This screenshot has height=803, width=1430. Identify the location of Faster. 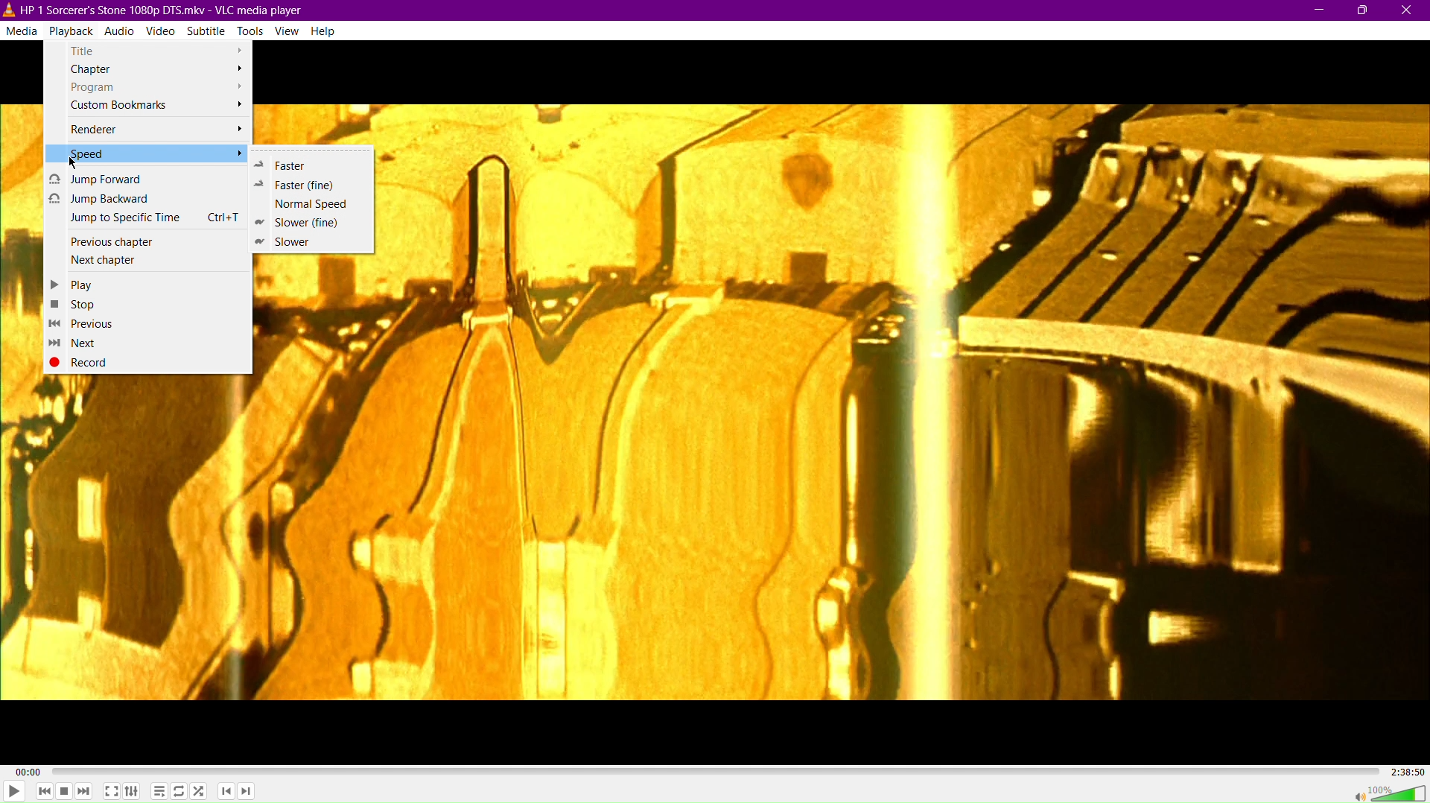
(305, 162).